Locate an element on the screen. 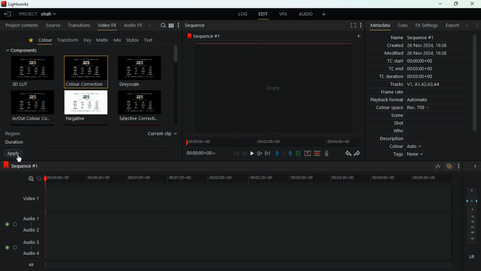  current clip is located at coordinates (163, 134).